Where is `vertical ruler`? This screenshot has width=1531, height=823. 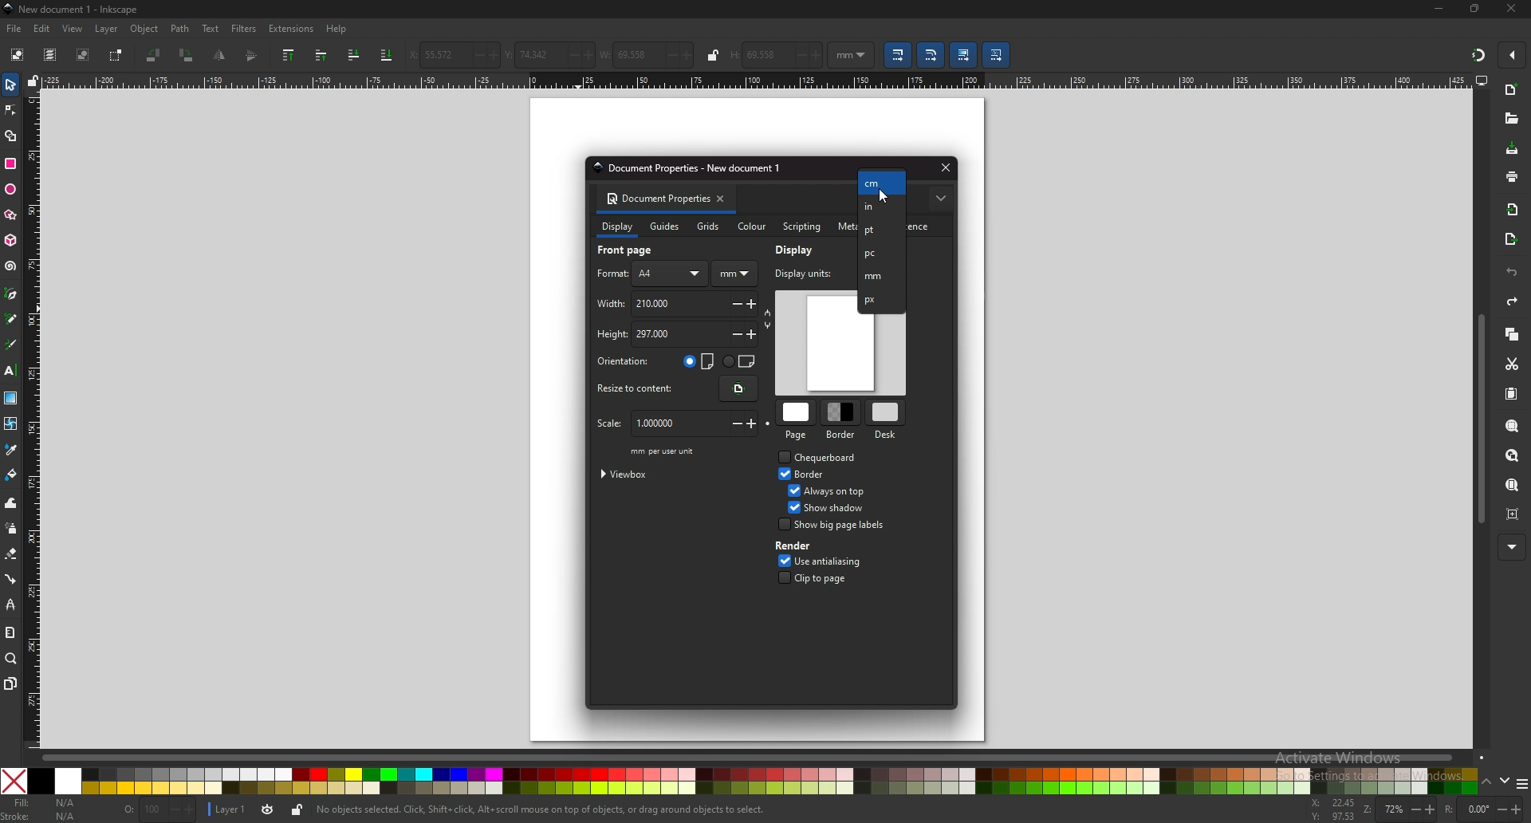 vertical ruler is located at coordinates (32, 417).